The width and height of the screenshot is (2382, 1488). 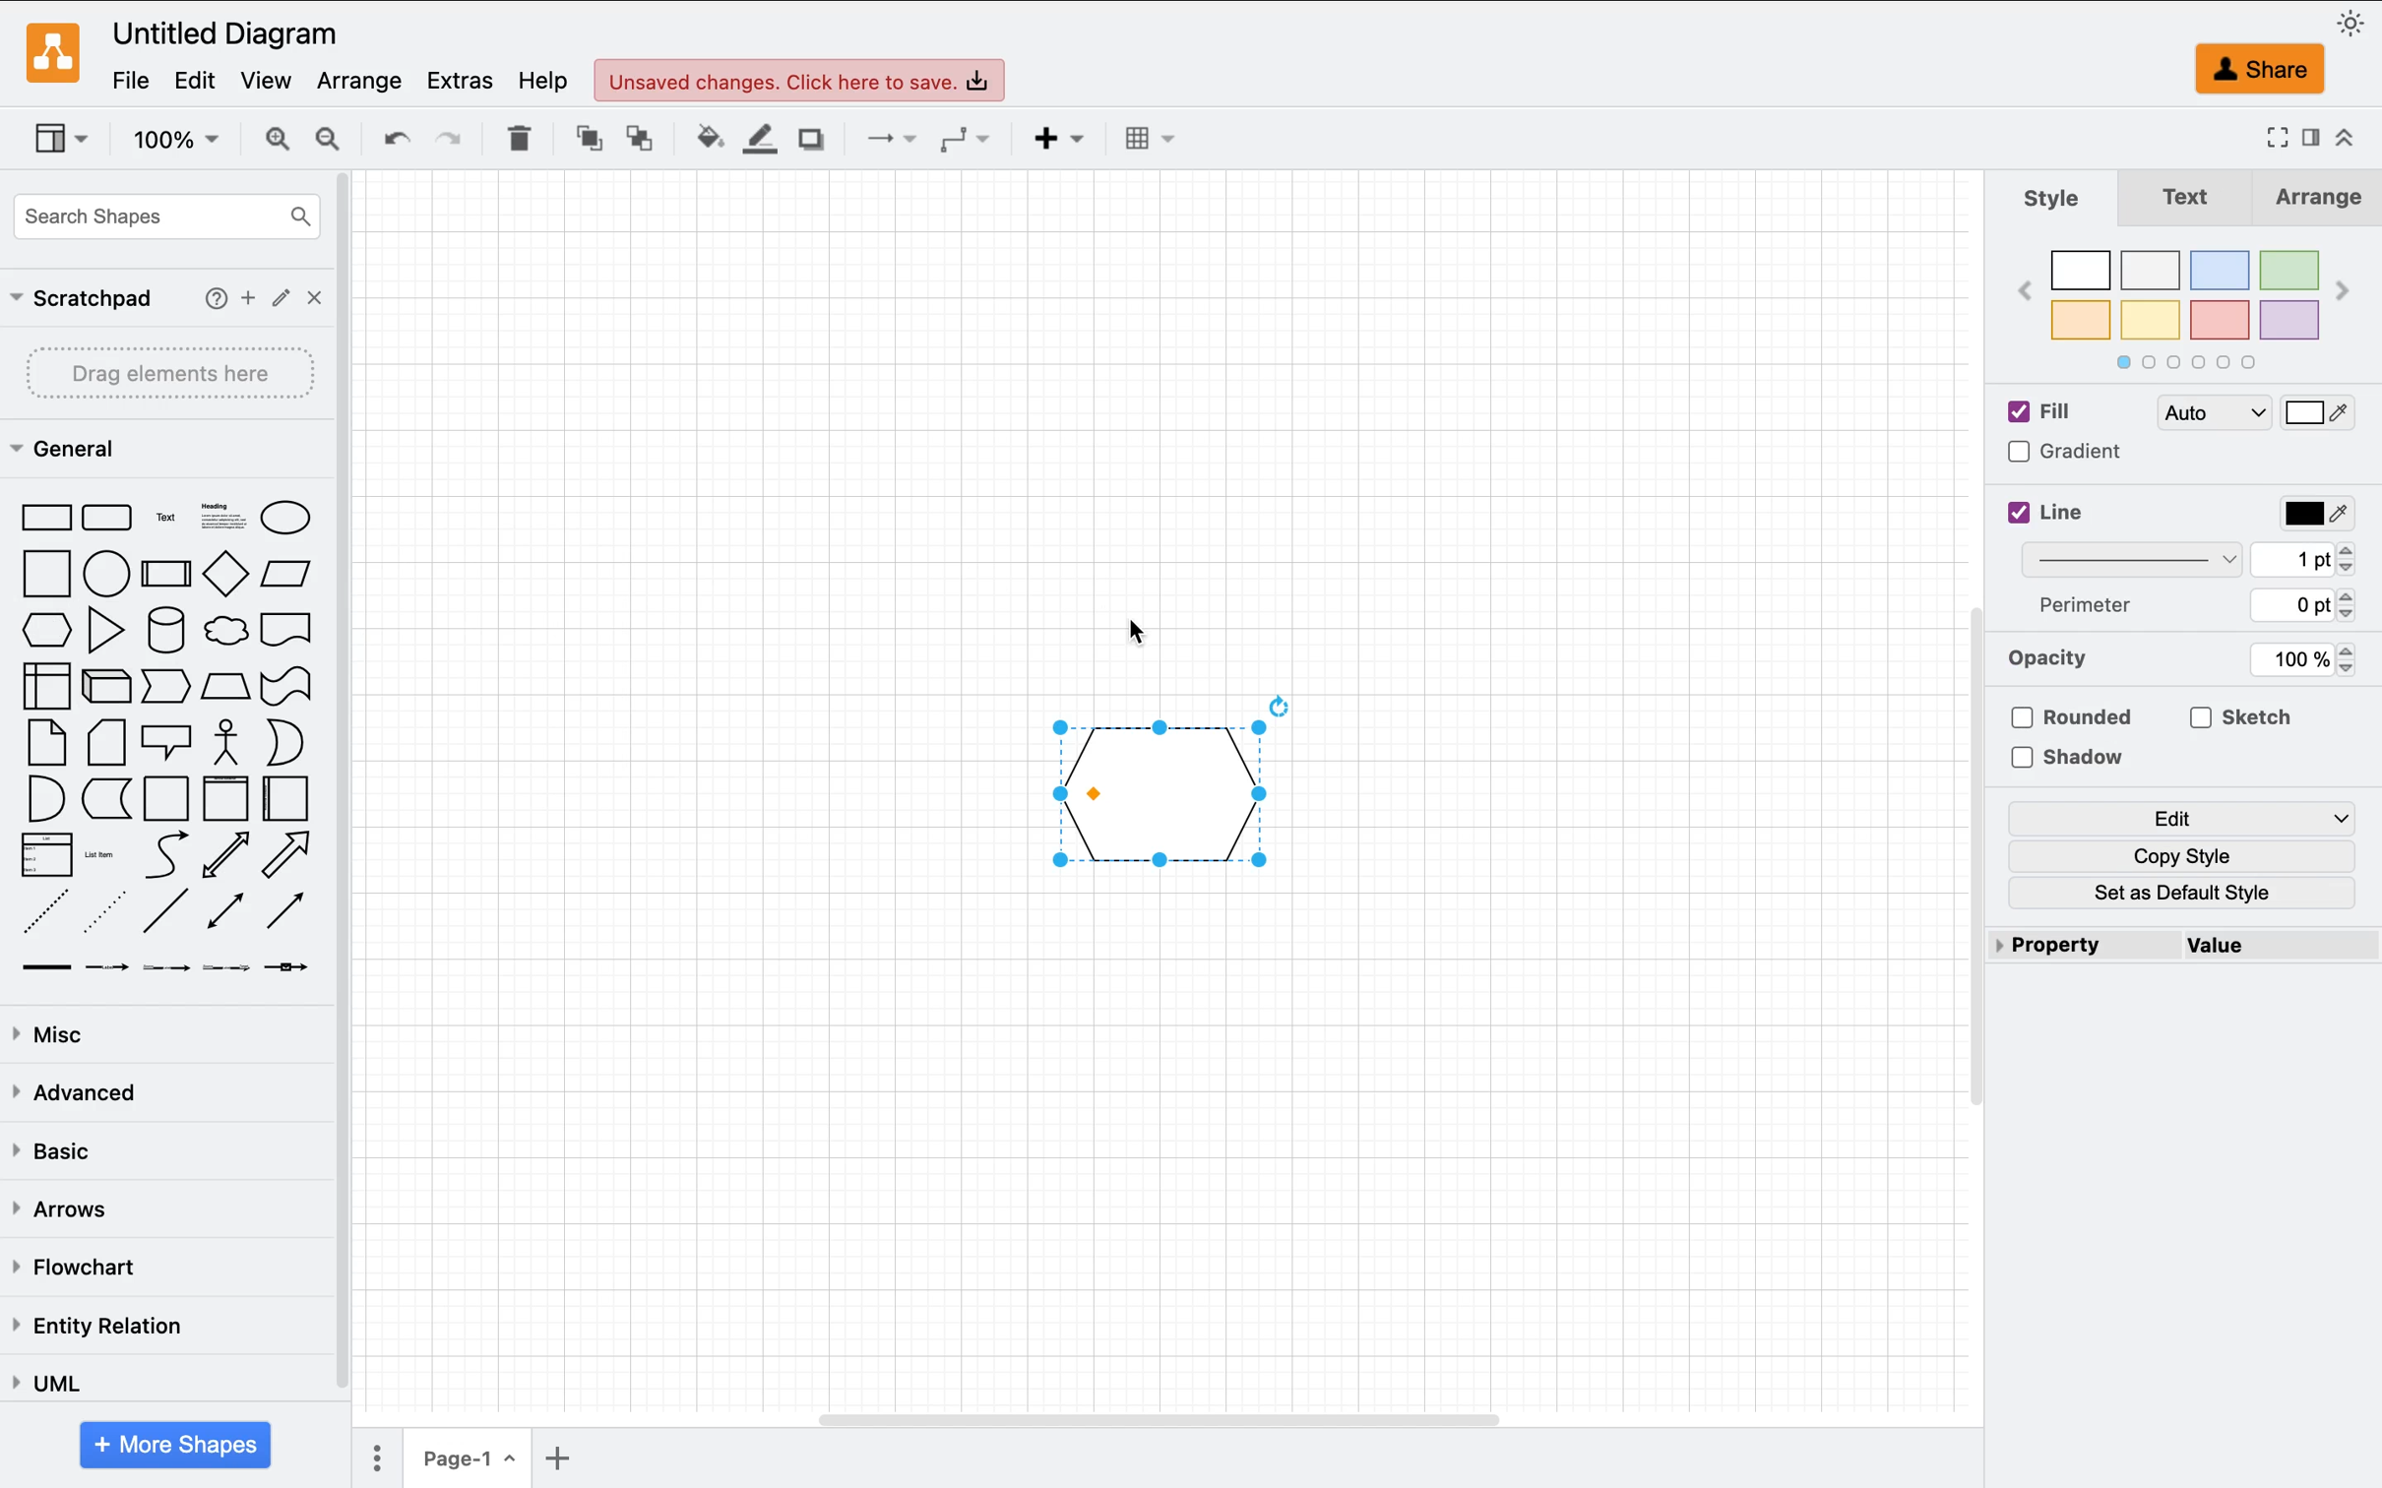 What do you see at coordinates (2237, 715) in the screenshot?
I see `Sketch` at bounding box center [2237, 715].